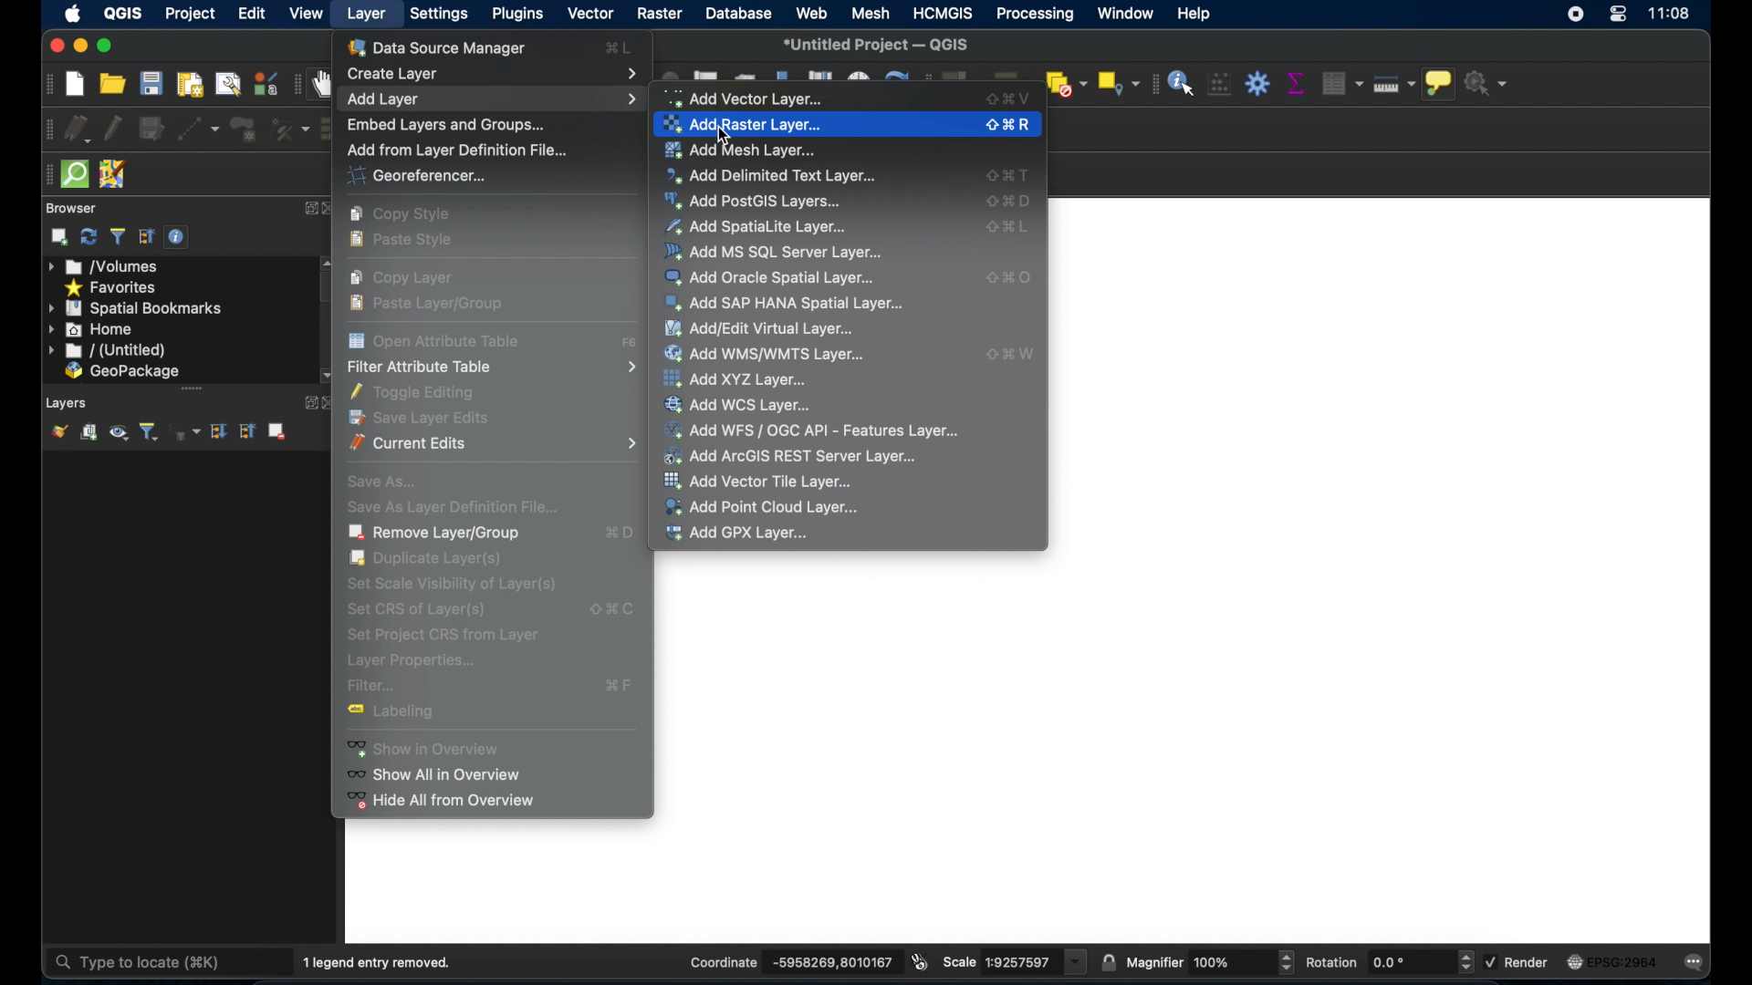  Describe the element at coordinates (1390, 962) in the screenshot. I see `rotations` at that location.